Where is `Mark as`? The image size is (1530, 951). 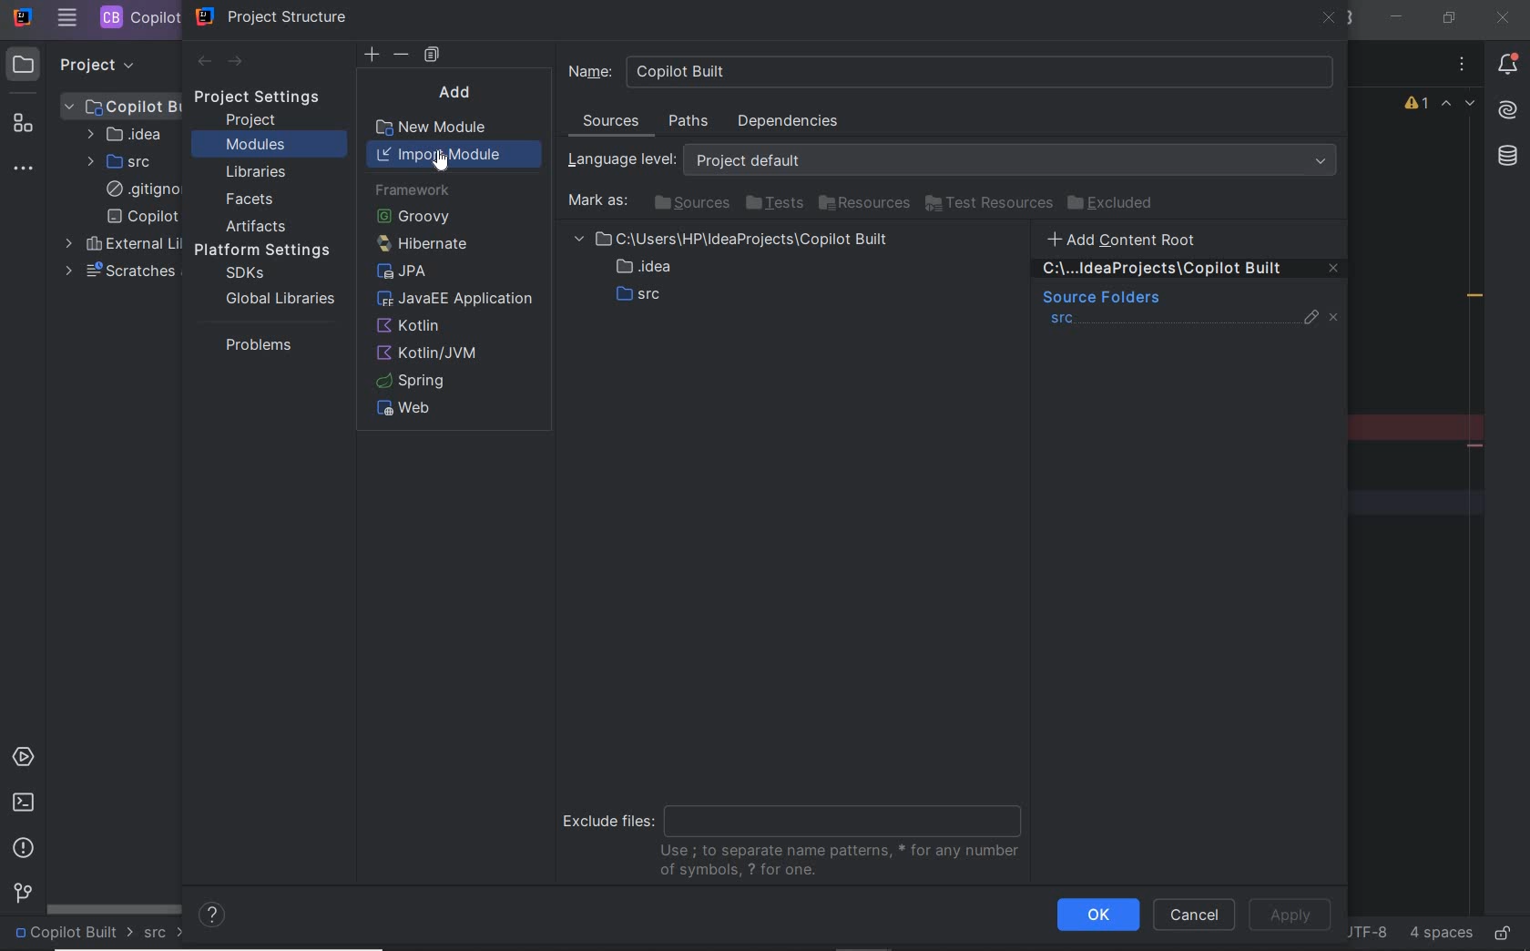
Mark as is located at coordinates (596, 201).